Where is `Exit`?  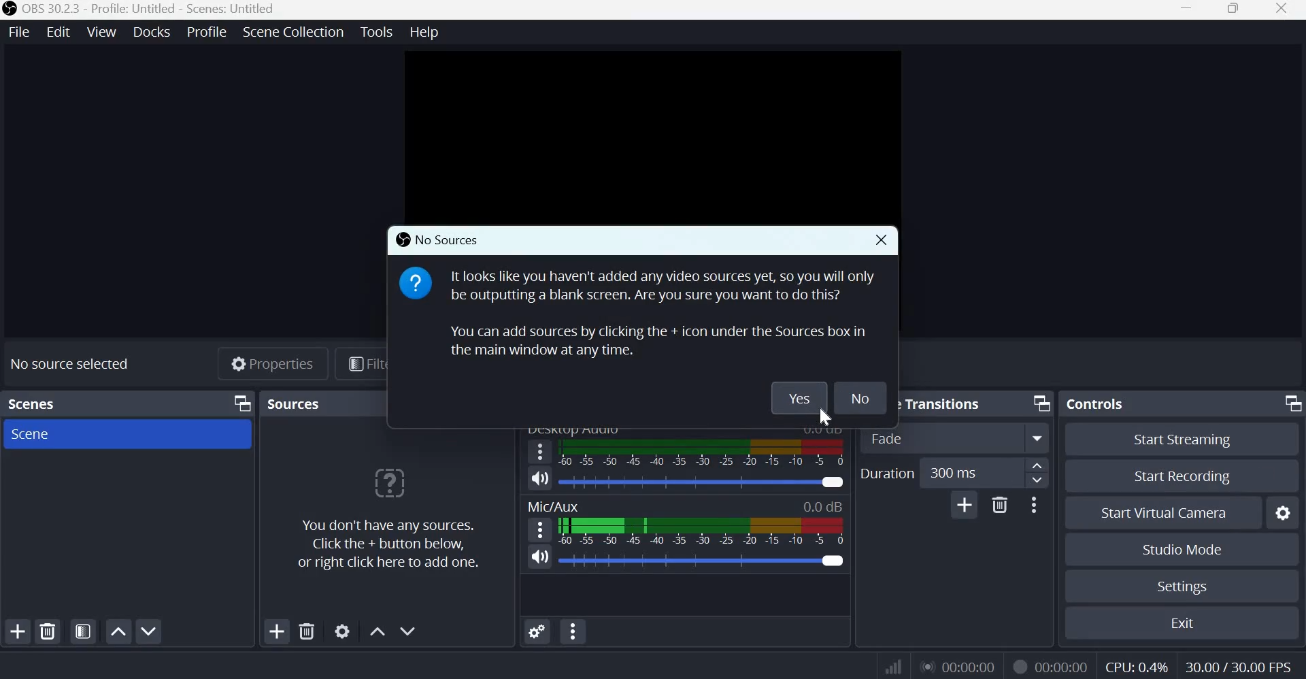 Exit is located at coordinates (1177, 623).